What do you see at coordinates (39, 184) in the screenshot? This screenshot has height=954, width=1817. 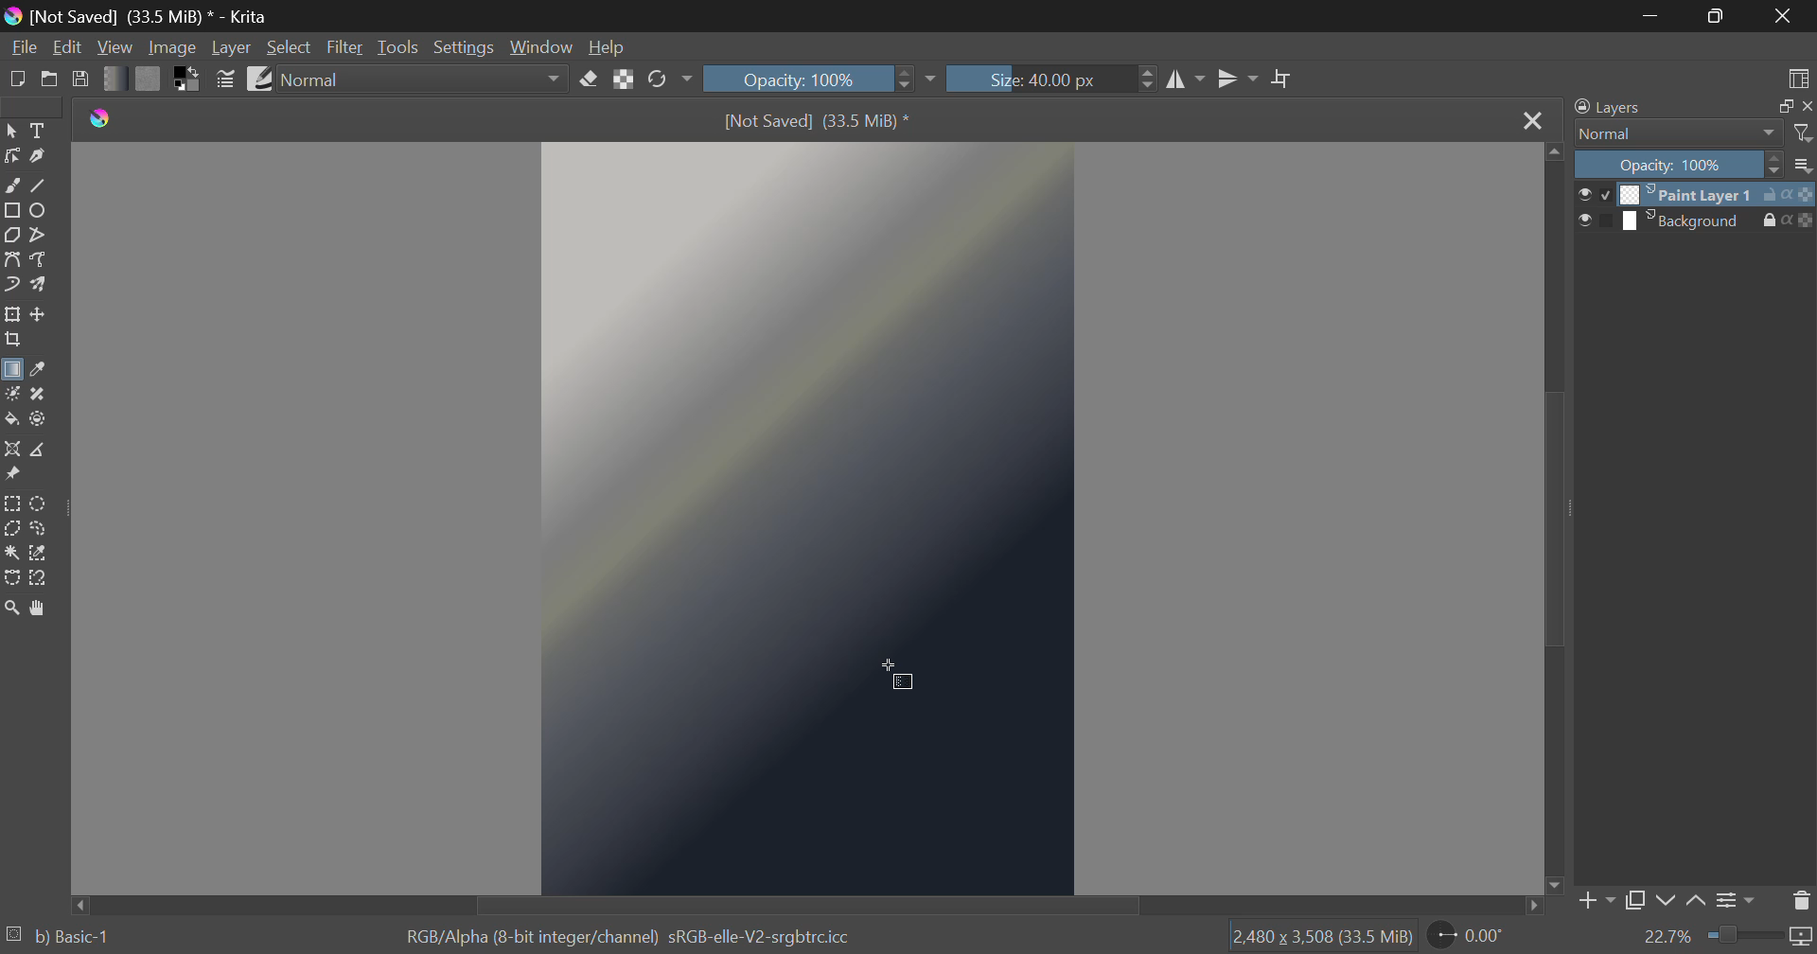 I see `Line` at bounding box center [39, 184].